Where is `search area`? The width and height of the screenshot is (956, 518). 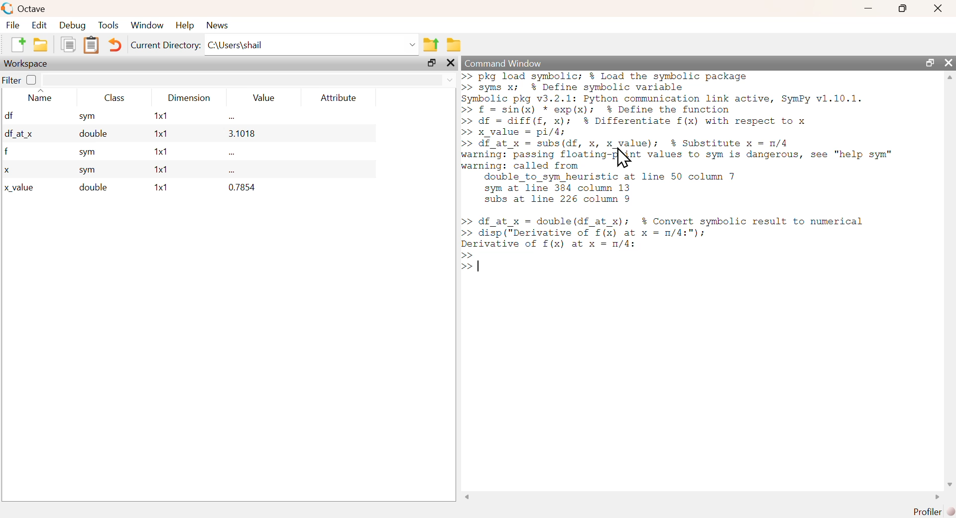 search area is located at coordinates (249, 80).